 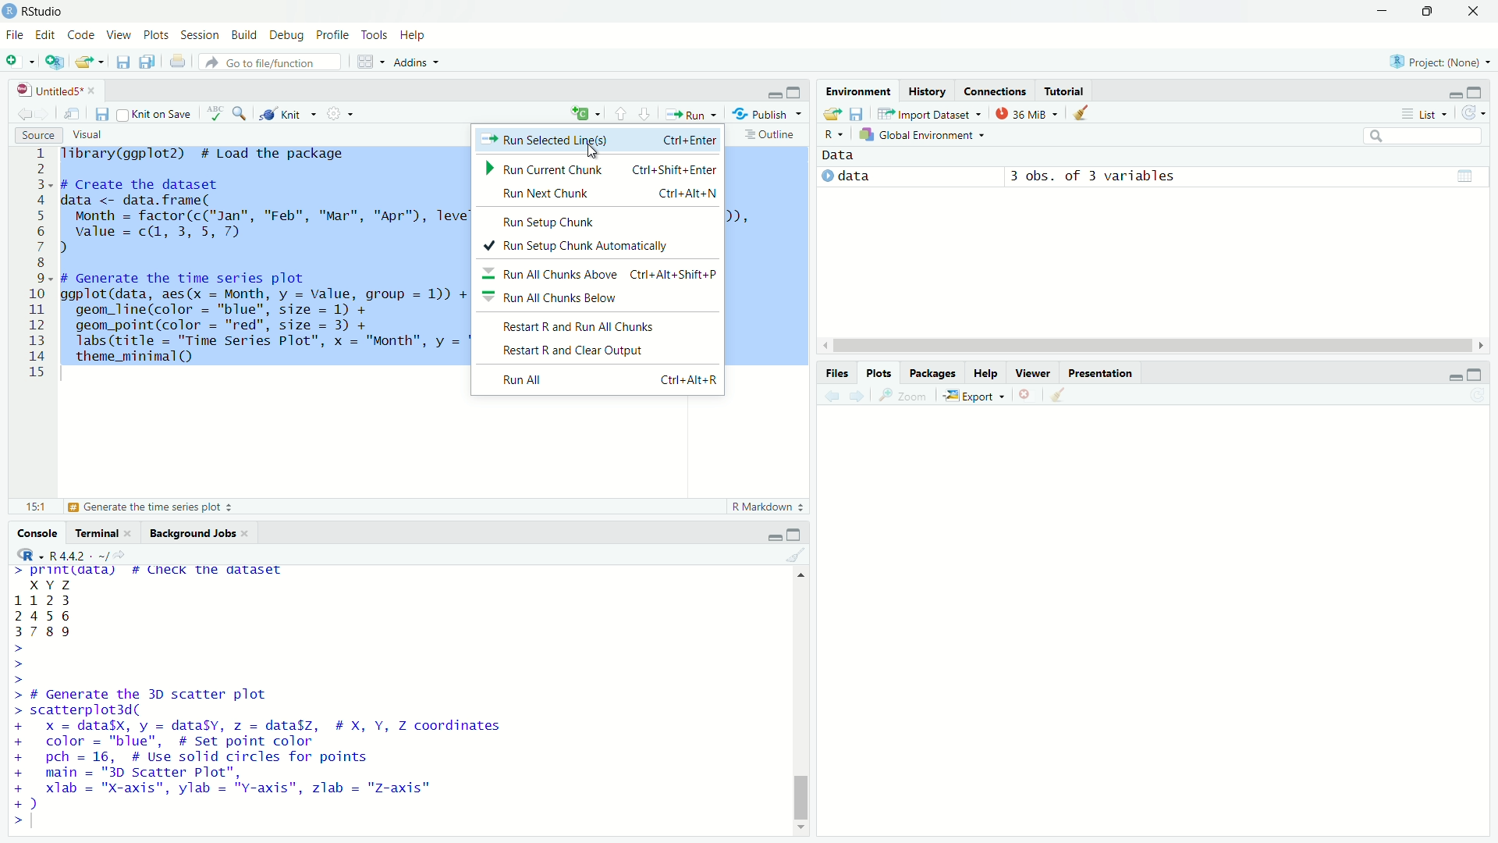 What do you see at coordinates (1479, 344) in the screenshot?
I see `move right` at bounding box center [1479, 344].